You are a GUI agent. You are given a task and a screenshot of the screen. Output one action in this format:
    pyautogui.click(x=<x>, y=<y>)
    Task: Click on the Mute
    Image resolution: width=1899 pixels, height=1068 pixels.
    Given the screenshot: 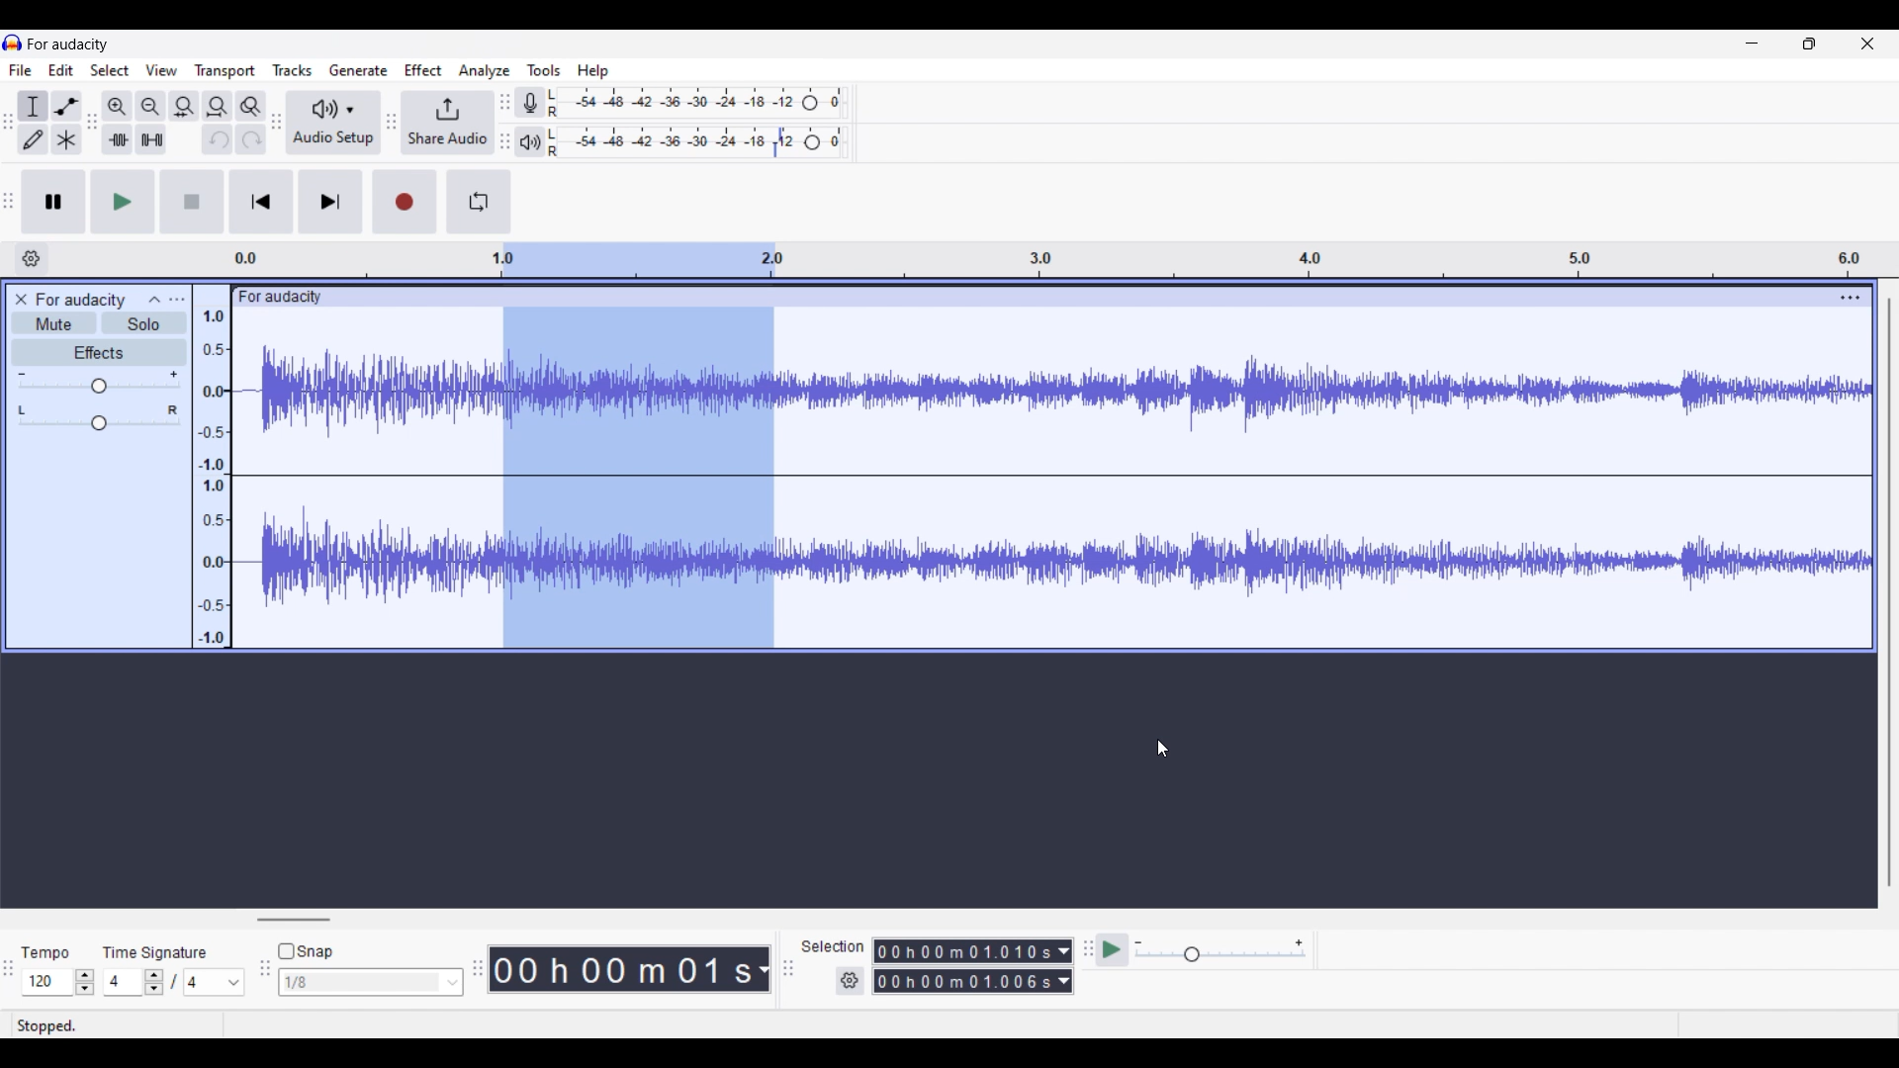 What is the action you would take?
    pyautogui.click(x=54, y=323)
    